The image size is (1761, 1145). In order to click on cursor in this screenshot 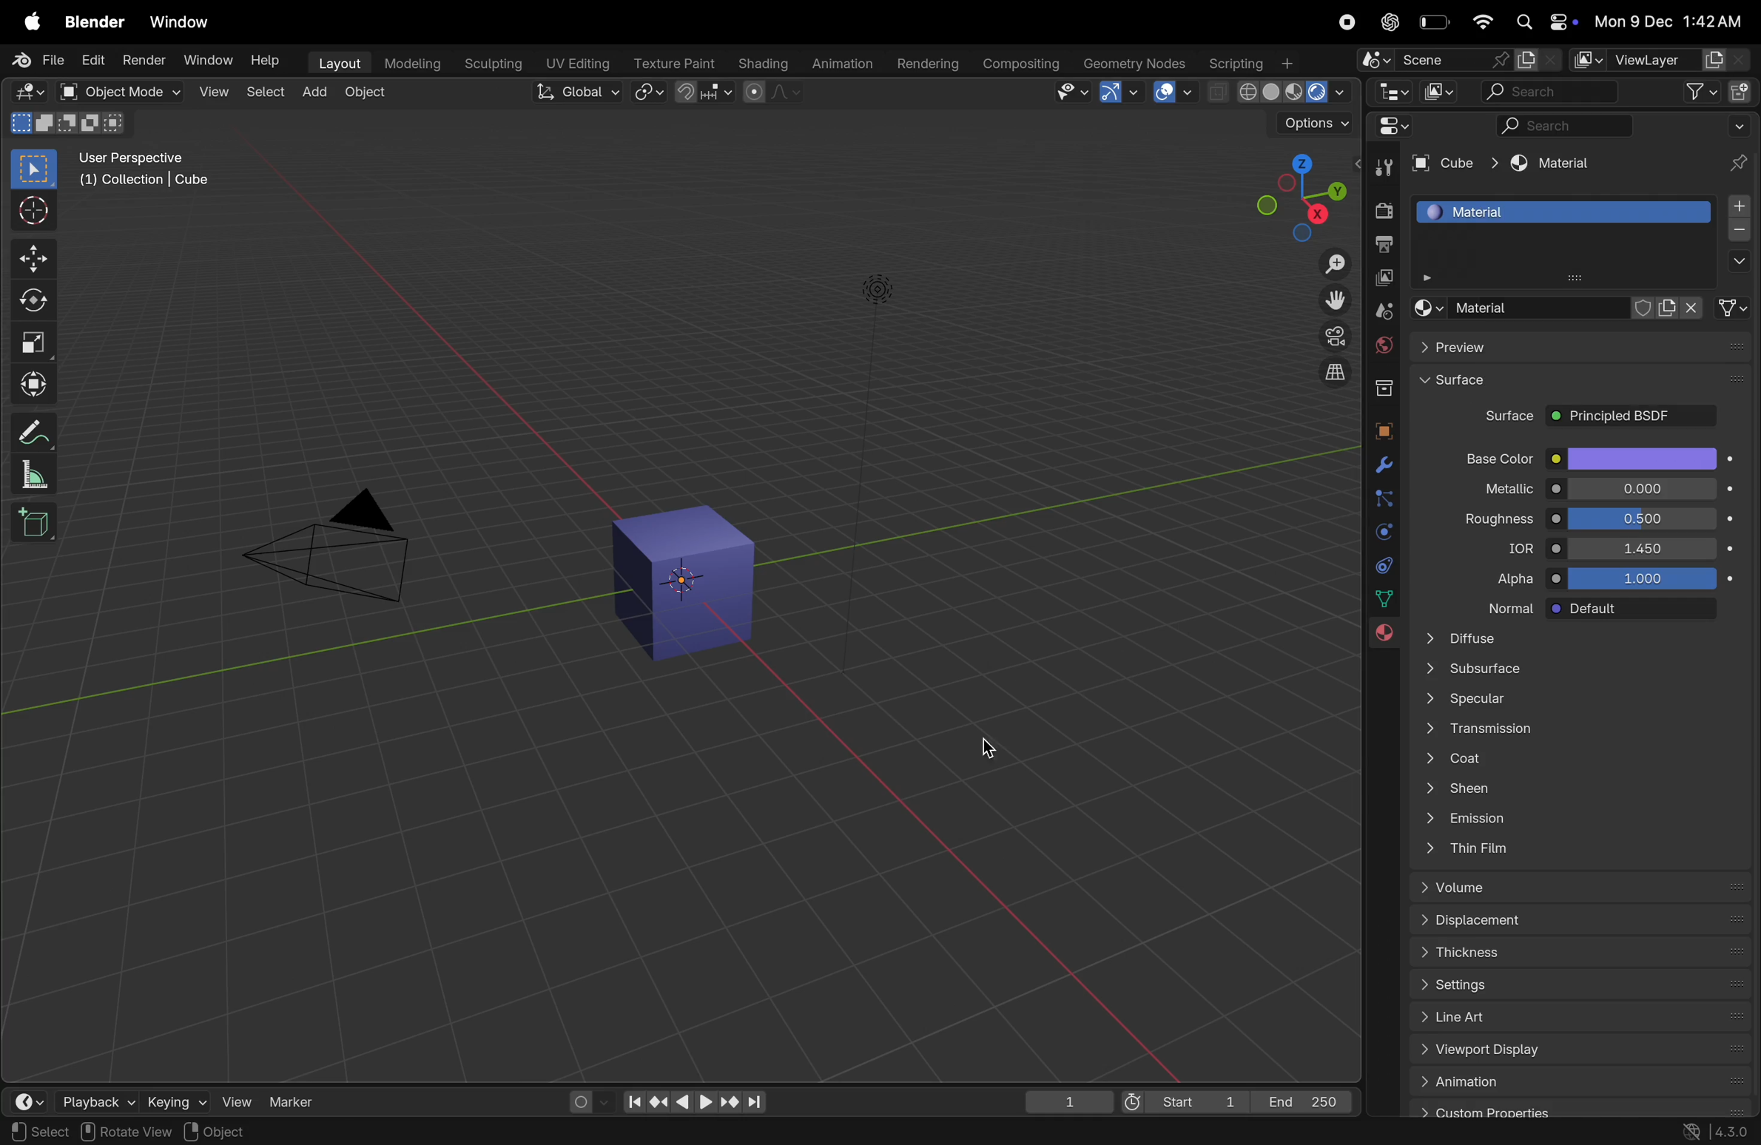, I will do `click(994, 749)`.